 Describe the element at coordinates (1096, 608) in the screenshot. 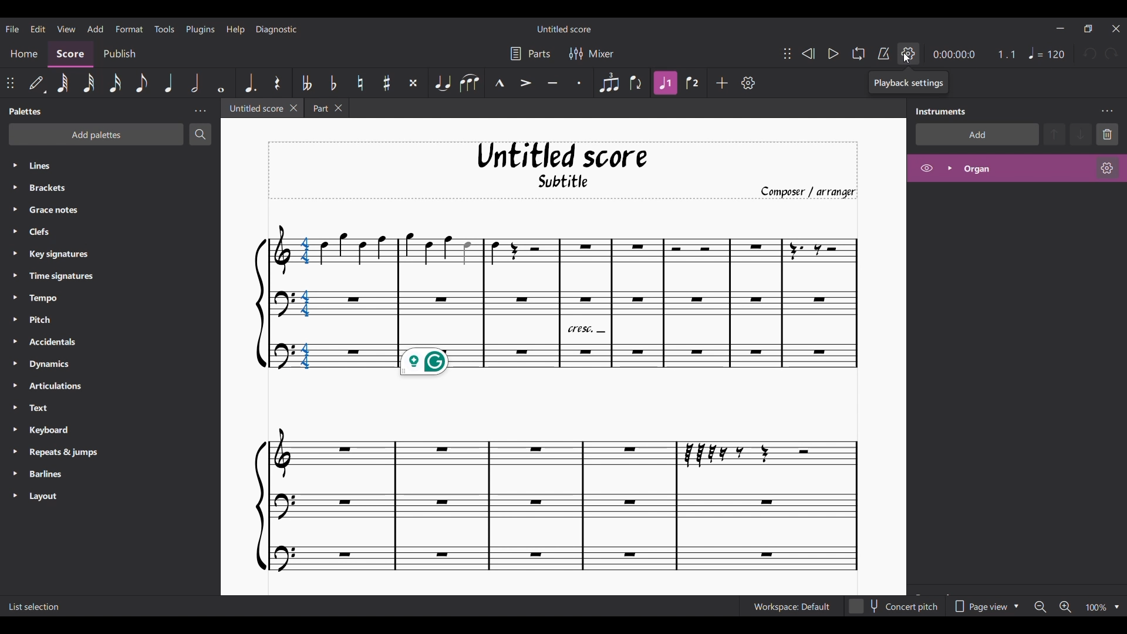

I see `Zoom factor` at that location.